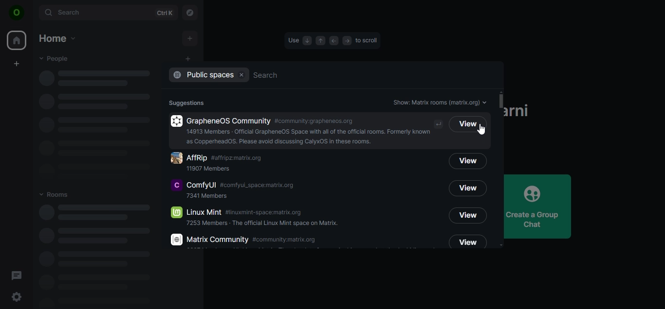 The height and width of the screenshot is (309, 665). I want to click on start chat, so click(189, 59).